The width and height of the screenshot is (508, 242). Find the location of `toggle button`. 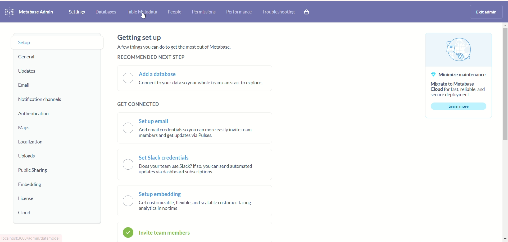

toggle button is located at coordinates (128, 201).